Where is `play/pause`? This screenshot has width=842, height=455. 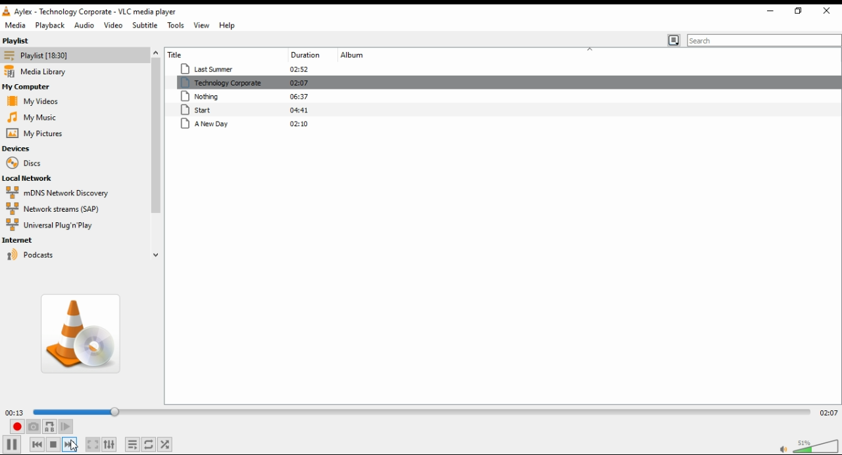
play/pause is located at coordinates (16, 446).